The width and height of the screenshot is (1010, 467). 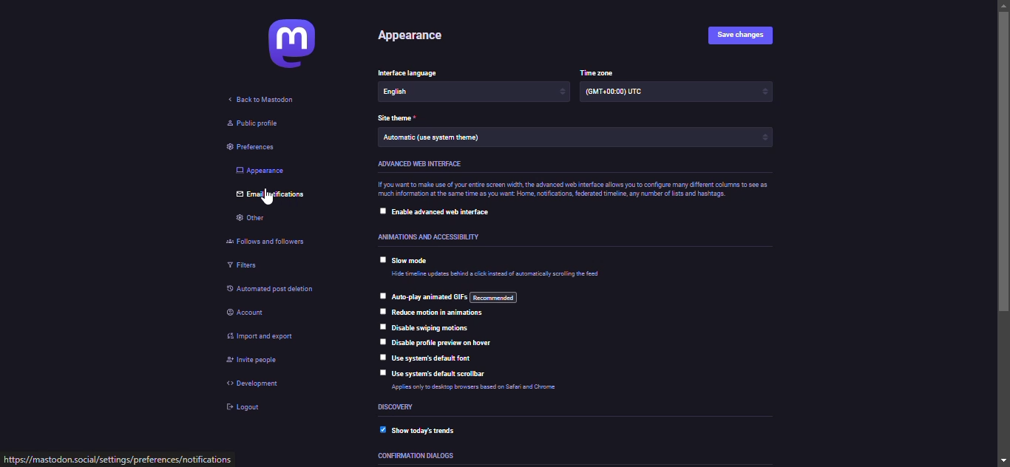 What do you see at coordinates (399, 408) in the screenshot?
I see `discovery` at bounding box center [399, 408].